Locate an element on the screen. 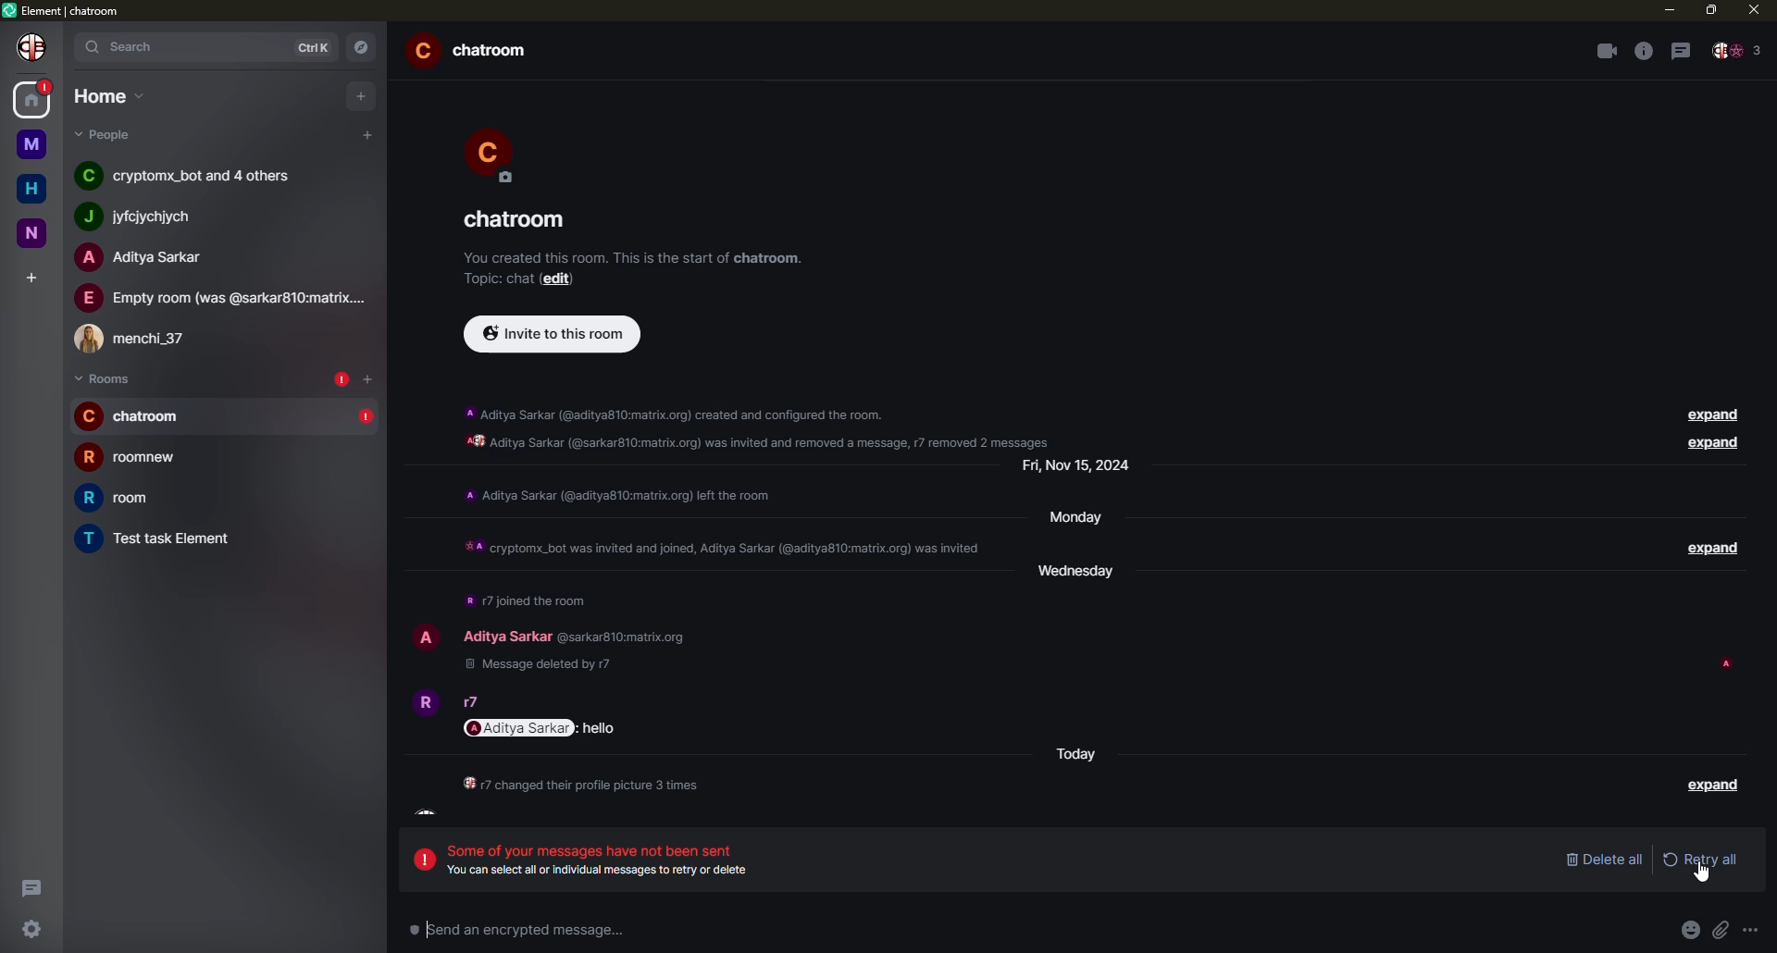 Image resolution: width=1777 pixels, height=953 pixels. add is located at coordinates (367, 135).